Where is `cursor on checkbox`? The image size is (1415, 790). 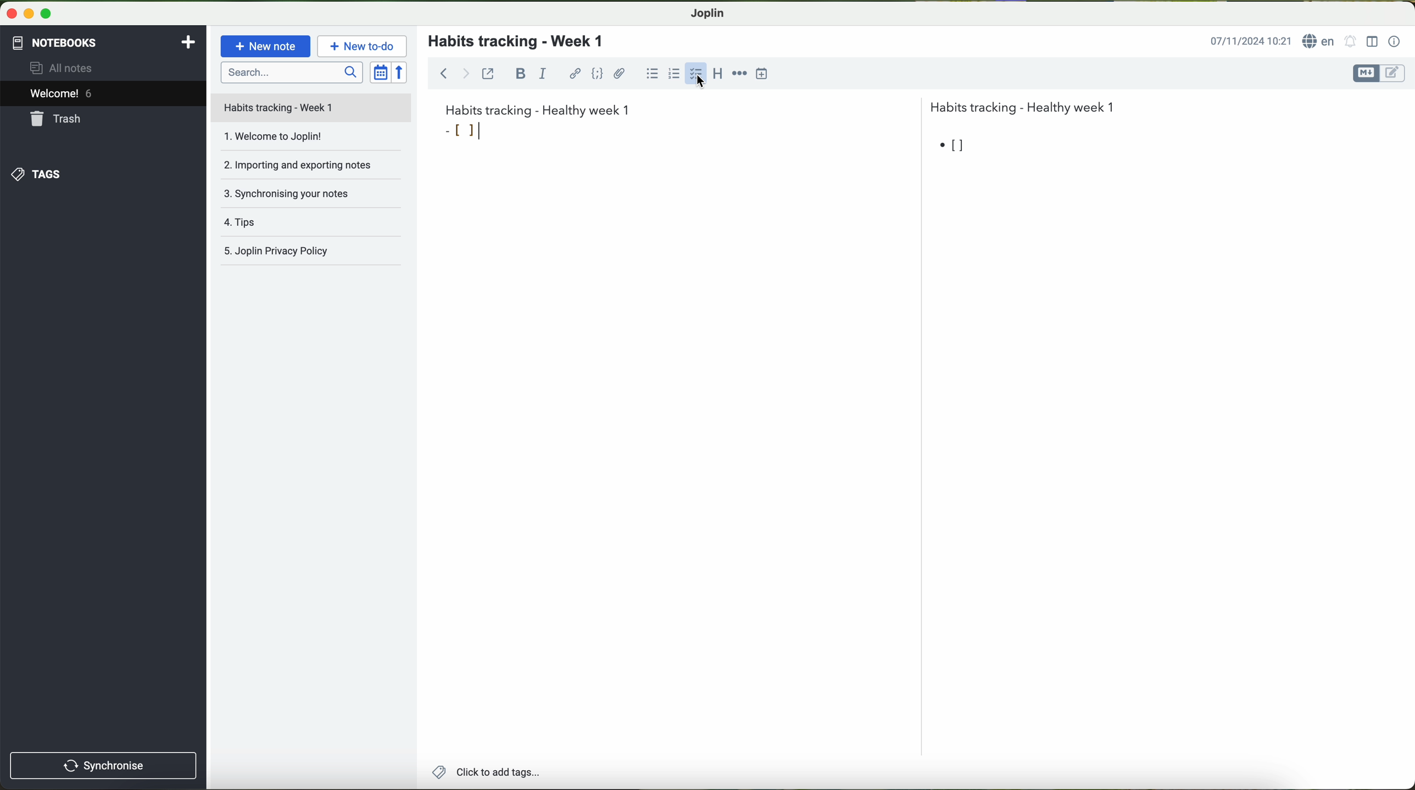 cursor on checkbox is located at coordinates (697, 76).